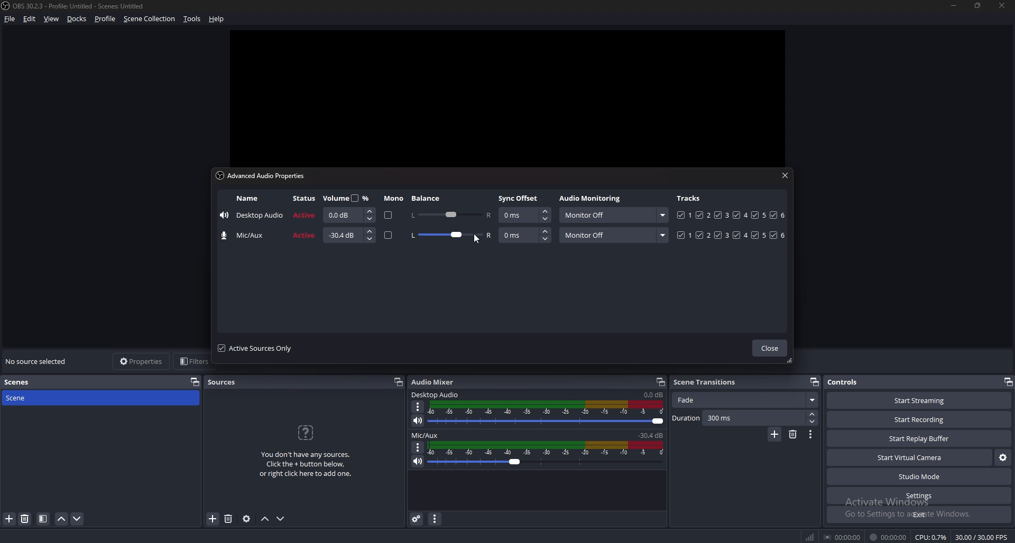 Image resolution: width=1015 pixels, height=543 pixels. What do you see at coordinates (194, 361) in the screenshot?
I see `filters` at bounding box center [194, 361].